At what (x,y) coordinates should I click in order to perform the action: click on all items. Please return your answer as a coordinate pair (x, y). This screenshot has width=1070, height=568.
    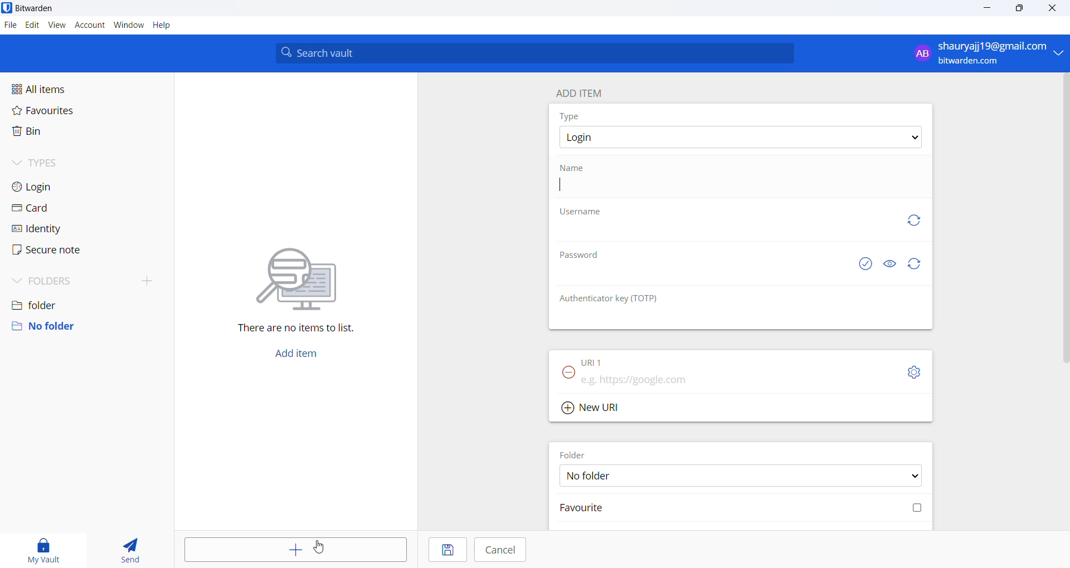
    Looking at the image, I should click on (65, 87).